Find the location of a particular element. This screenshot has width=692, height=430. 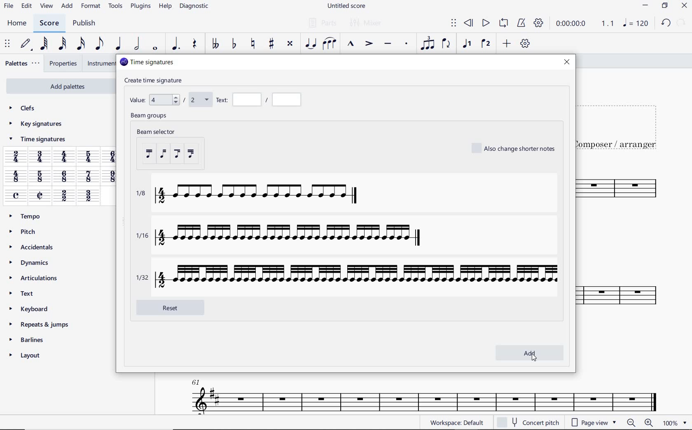

TEXT is located at coordinates (25, 293).